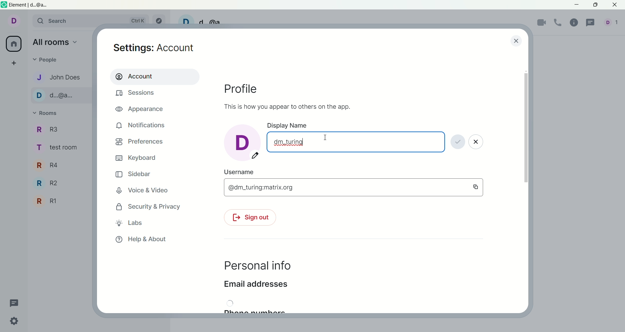  What do you see at coordinates (304, 142) in the screenshot?
I see `cursor` at bounding box center [304, 142].